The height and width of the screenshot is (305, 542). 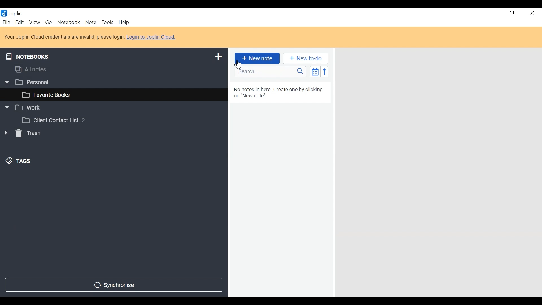 I want to click on Reverse sort order, so click(x=325, y=72).